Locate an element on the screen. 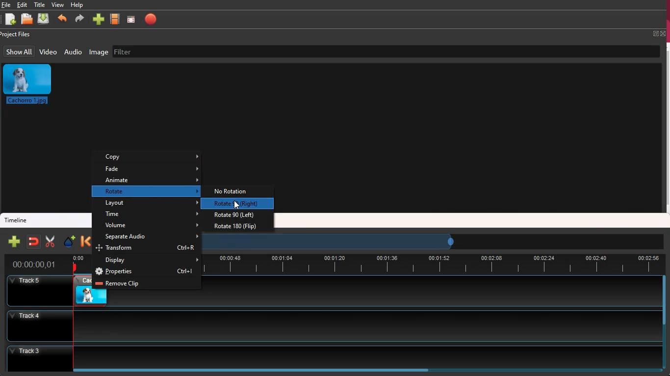 The image size is (670, 376). audio is located at coordinates (74, 52).